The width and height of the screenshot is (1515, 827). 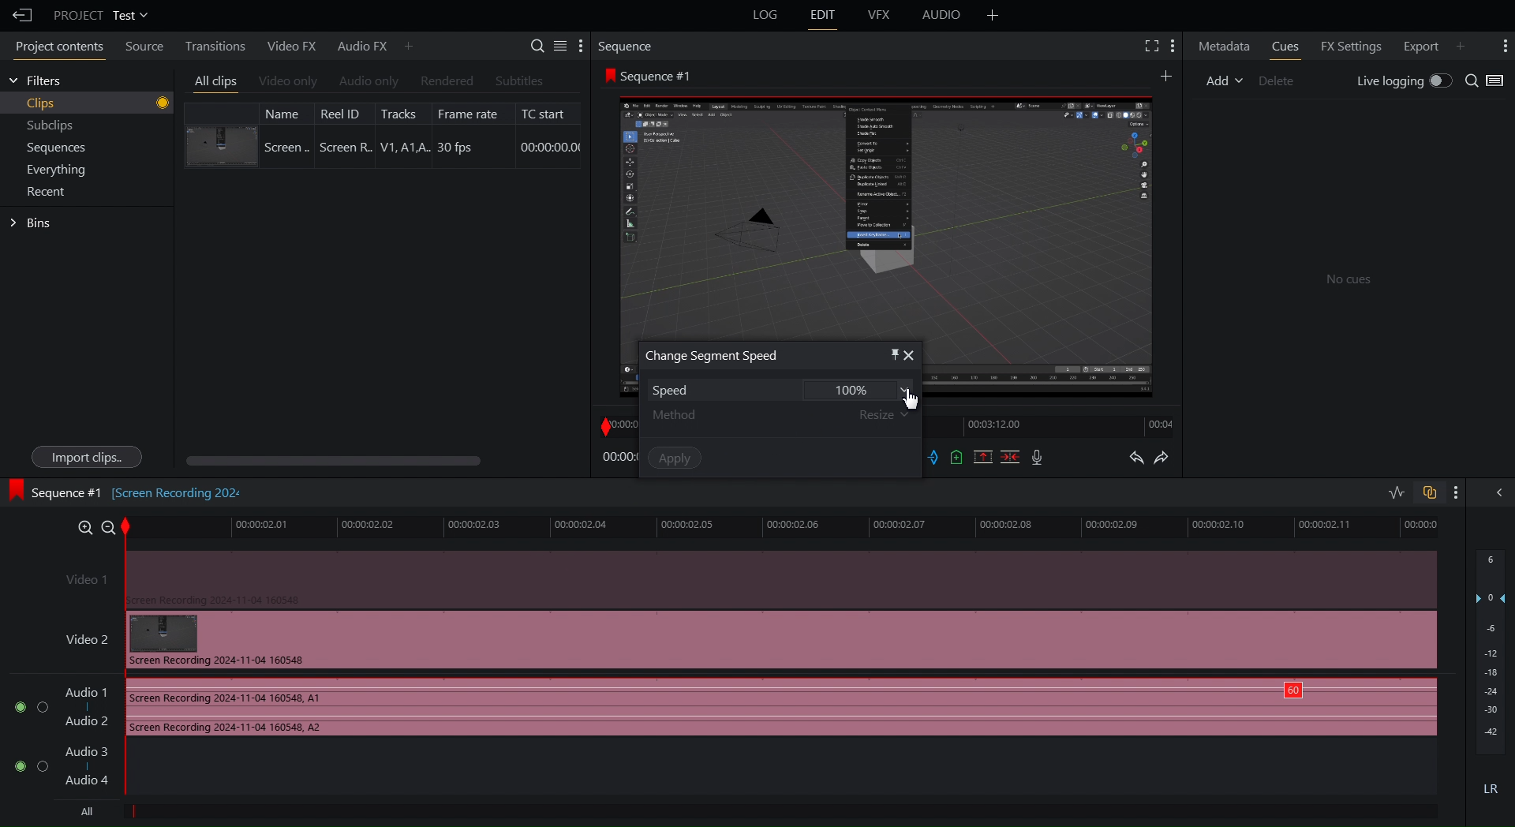 I want to click on Close, so click(x=911, y=355).